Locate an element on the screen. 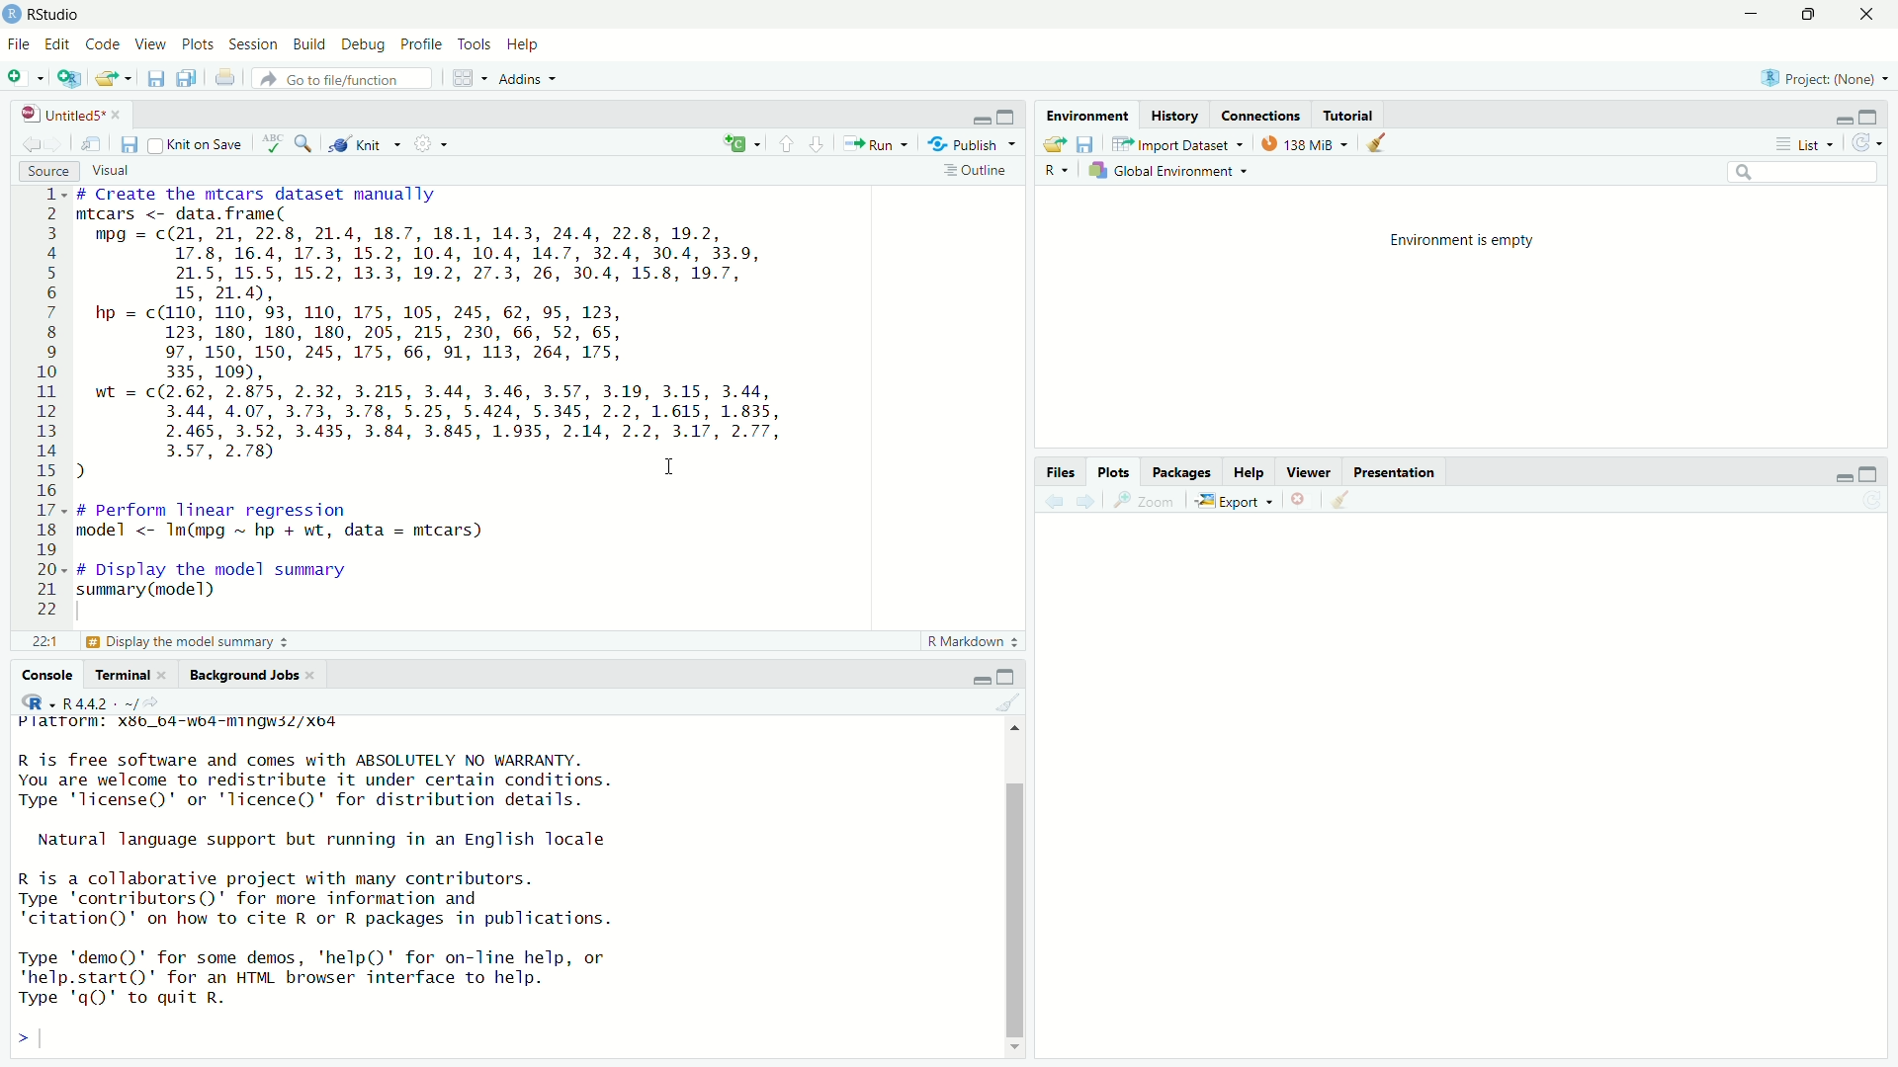 This screenshot has height=1067, width=1898. save all is located at coordinates (191, 77).